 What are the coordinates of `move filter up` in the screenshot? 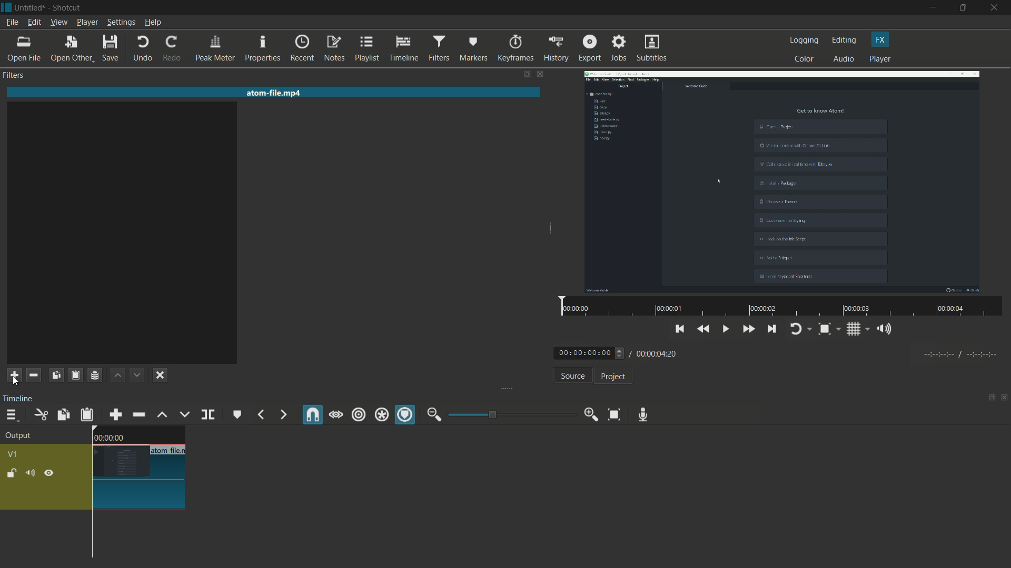 It's located at (117, 375).